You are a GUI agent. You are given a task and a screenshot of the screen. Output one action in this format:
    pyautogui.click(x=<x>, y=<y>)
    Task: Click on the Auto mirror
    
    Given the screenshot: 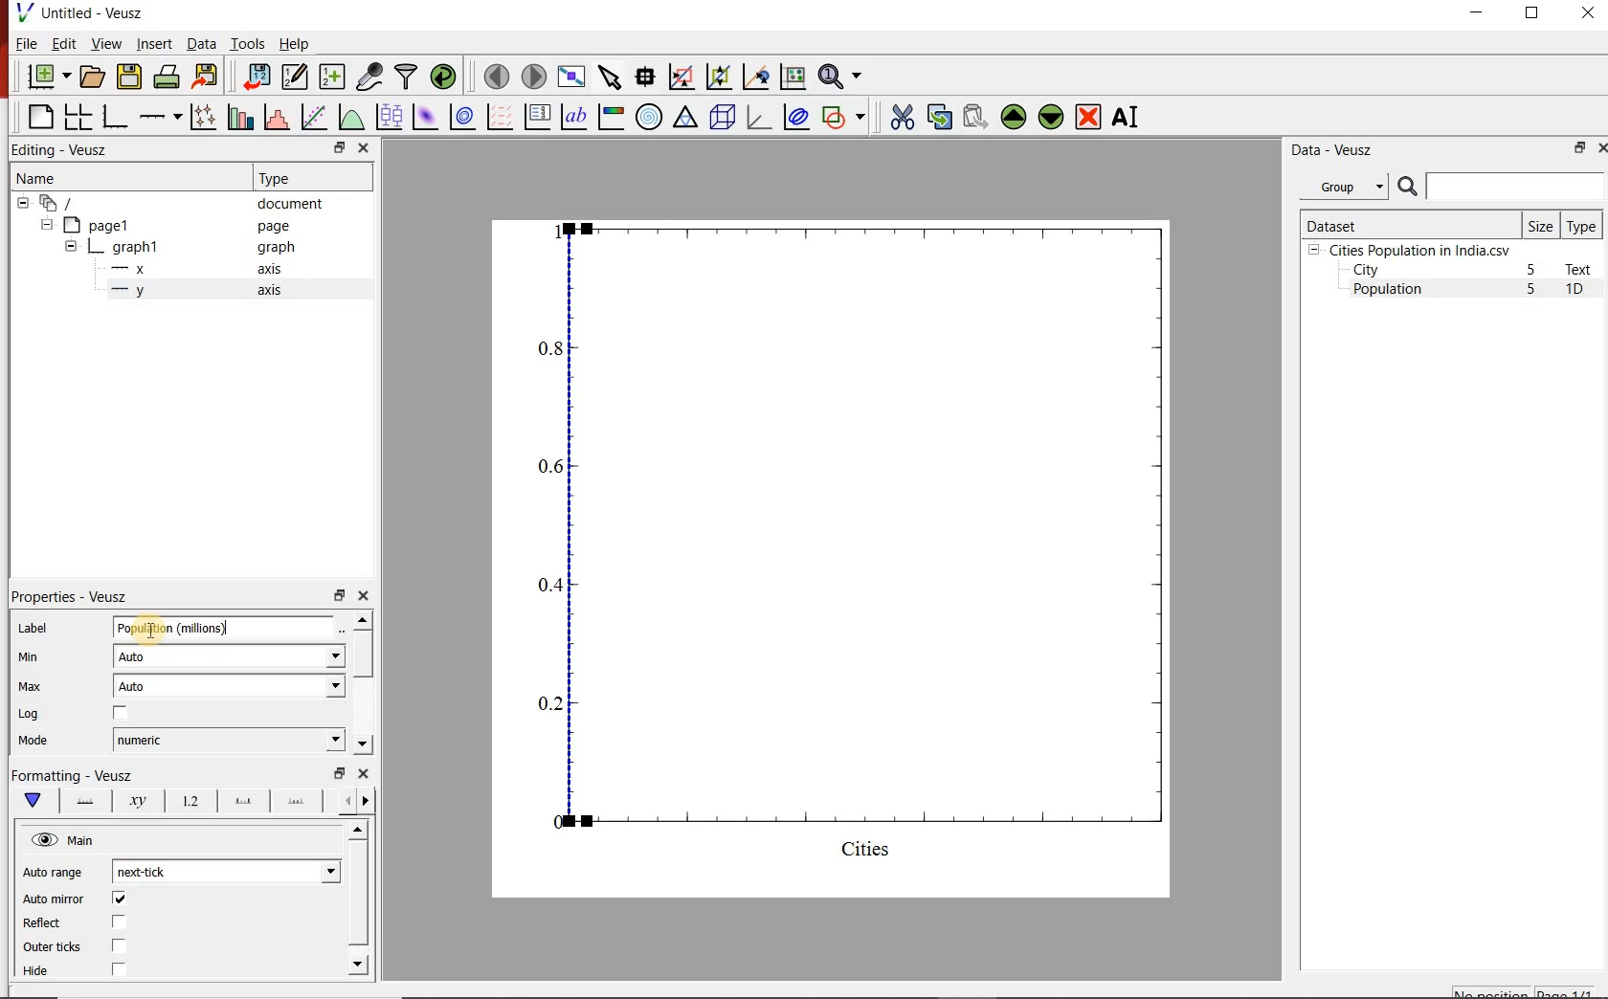 What is the action you would take?
    pyautogui.click(x=56, y=898)
    